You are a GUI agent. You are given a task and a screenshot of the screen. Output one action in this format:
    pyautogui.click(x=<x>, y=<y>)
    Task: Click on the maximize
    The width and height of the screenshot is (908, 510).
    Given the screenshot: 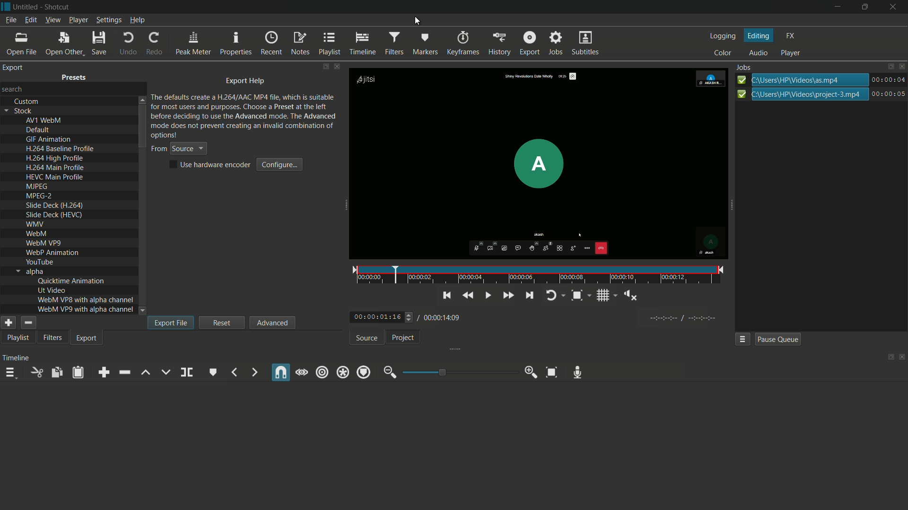 What is the action you would take?
    pyautogui.click(x=864, y=7)
    